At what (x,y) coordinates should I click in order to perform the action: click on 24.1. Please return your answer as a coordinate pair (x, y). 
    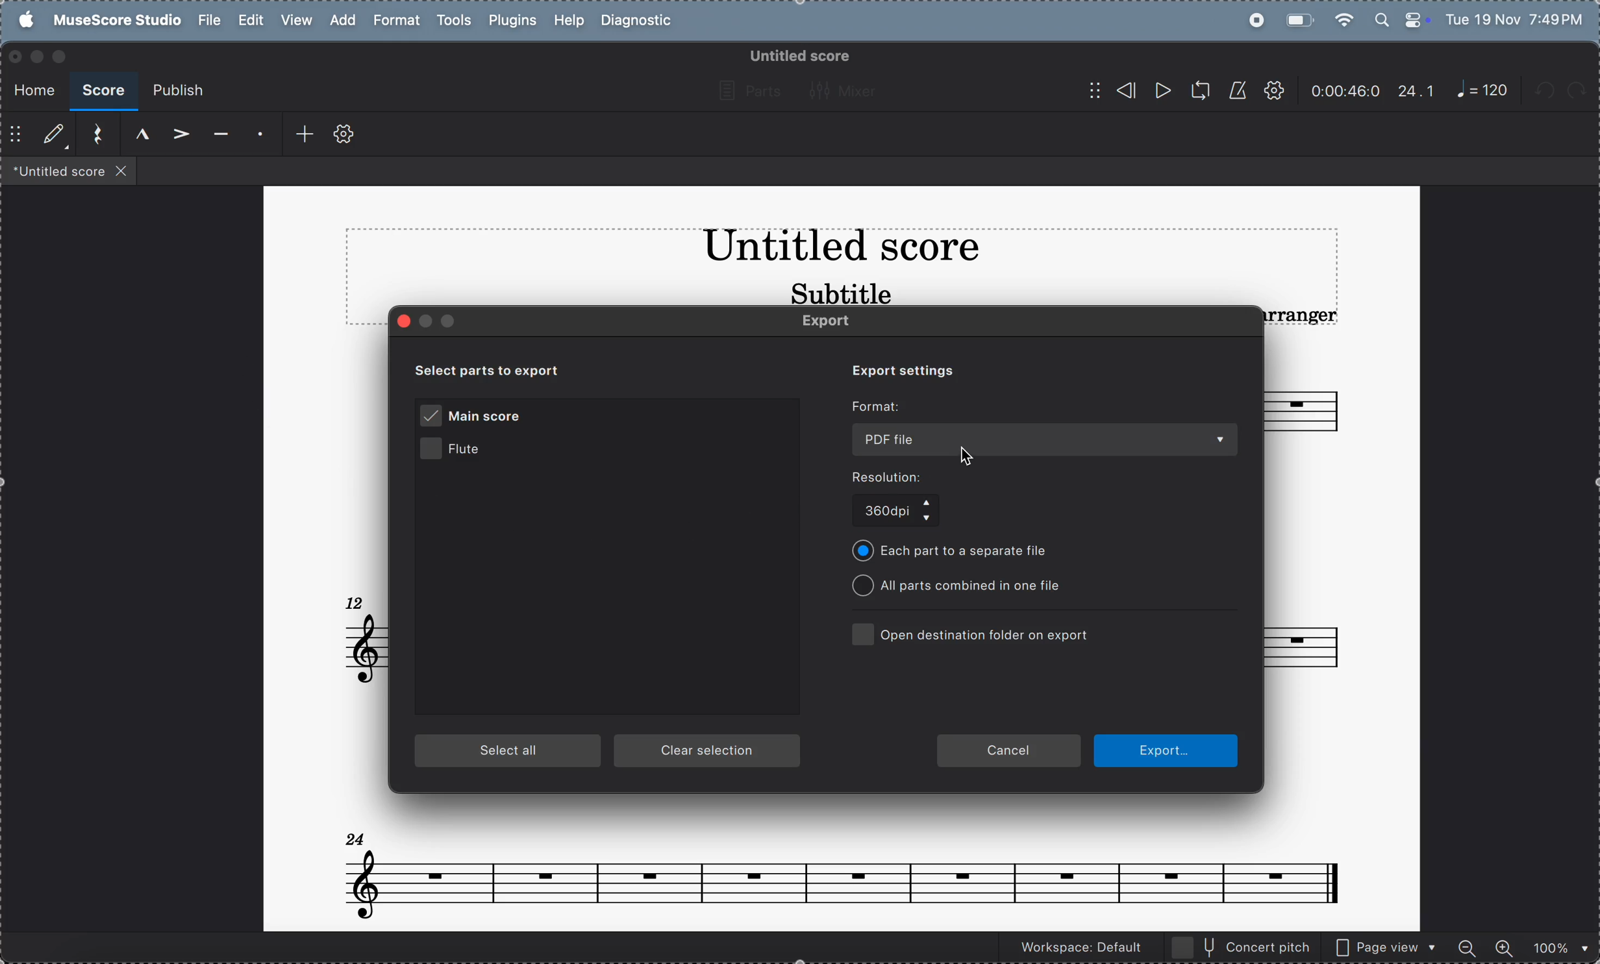
    Looking at the image, I should click on (1416, 91).